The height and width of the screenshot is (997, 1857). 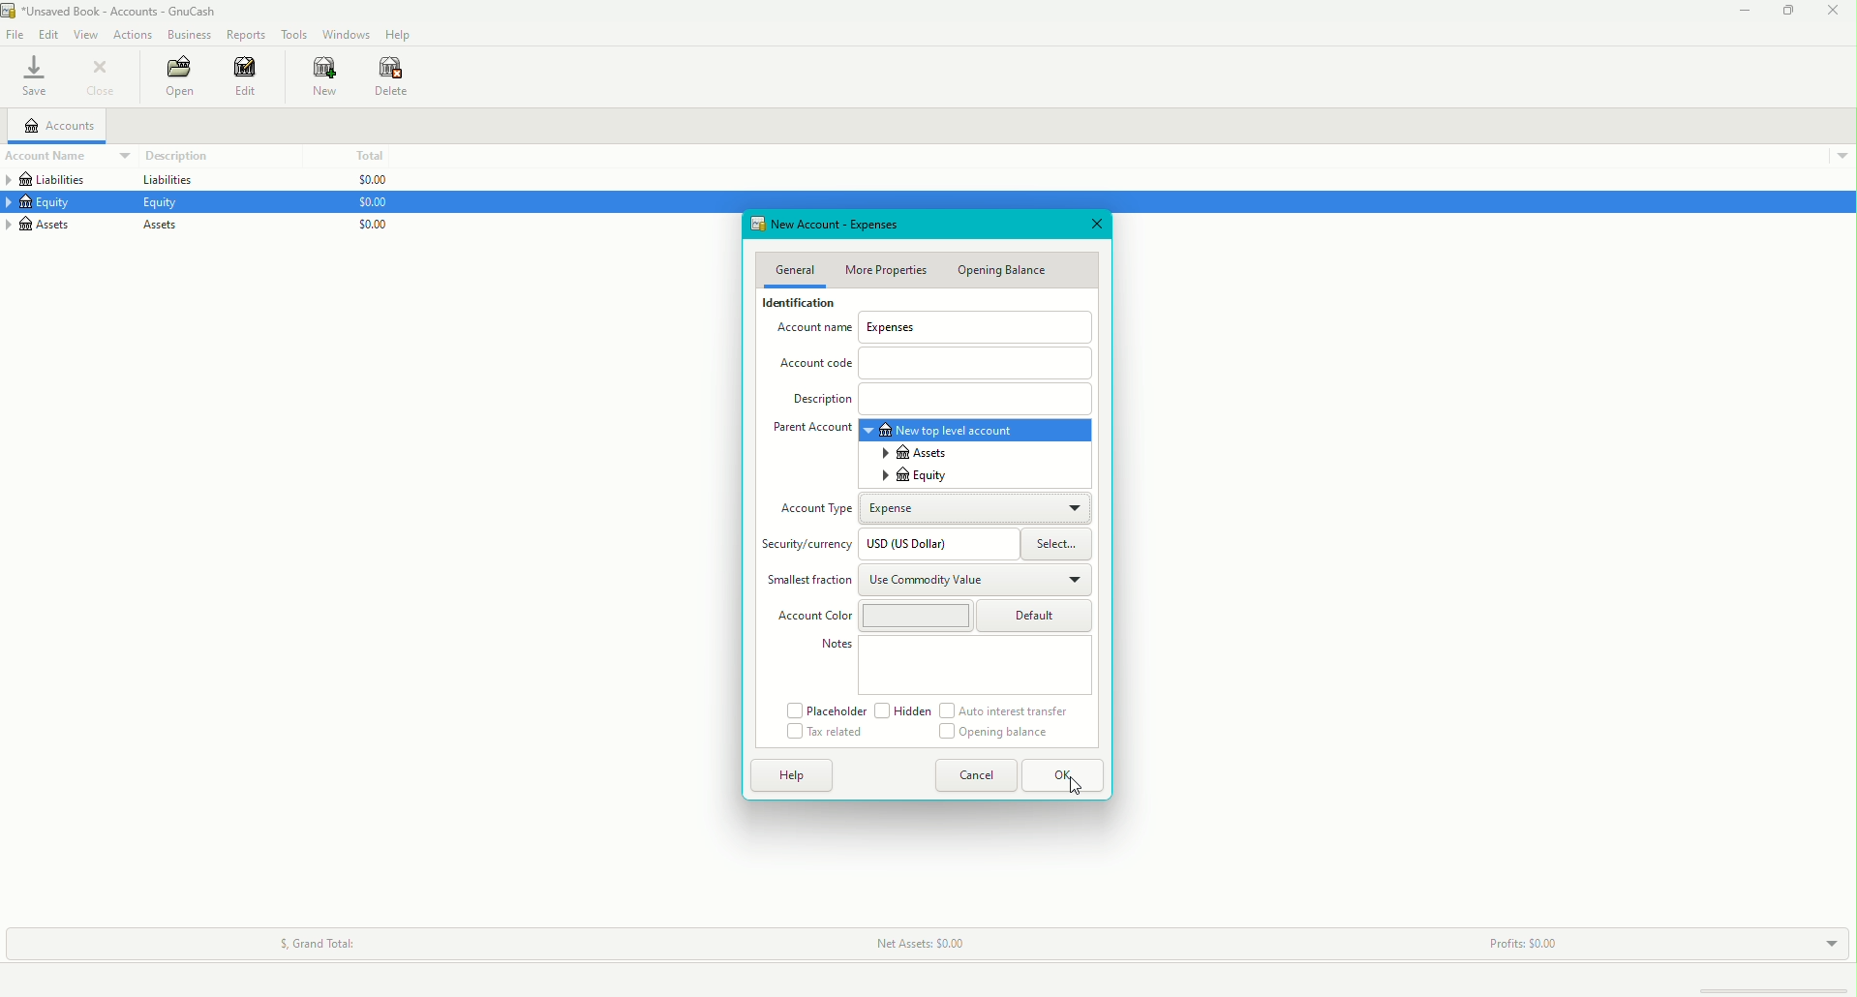 I want to click on , so click(x=164, y=203).